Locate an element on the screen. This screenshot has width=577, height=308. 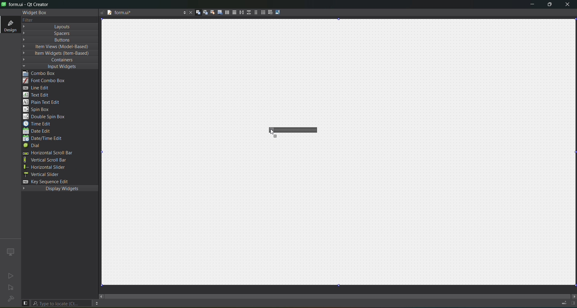
widgets is located at coordinates (195, 13).